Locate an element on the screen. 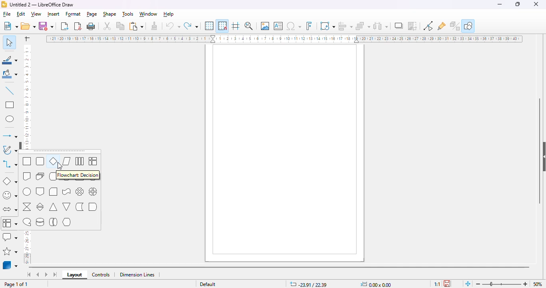 Image resolution: width=546 pixels, height=288 pixels. ruler is located at coordinates (284, 38).